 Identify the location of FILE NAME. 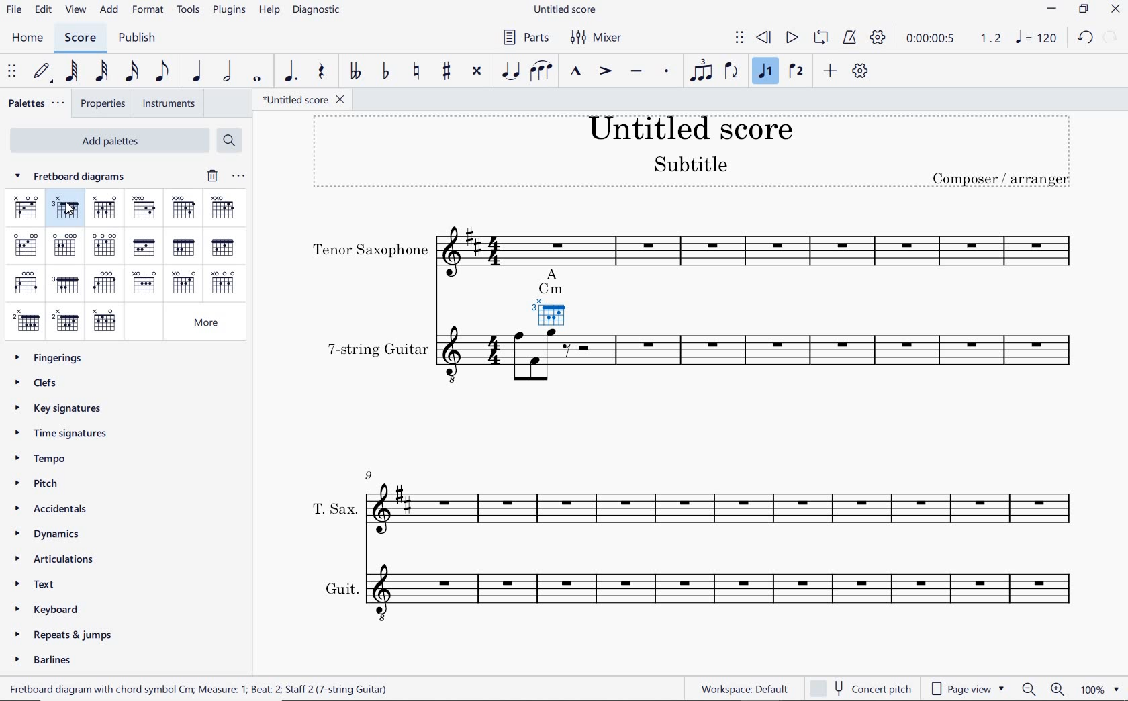
(569, 10).